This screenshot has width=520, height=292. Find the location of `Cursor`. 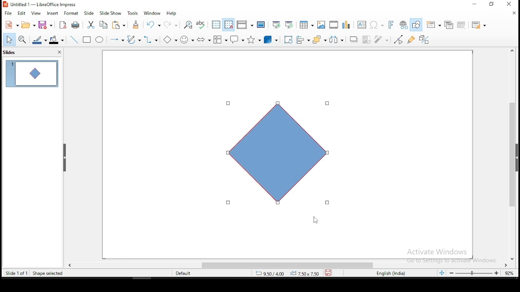

Cursor is located at coordinates (315, 220).